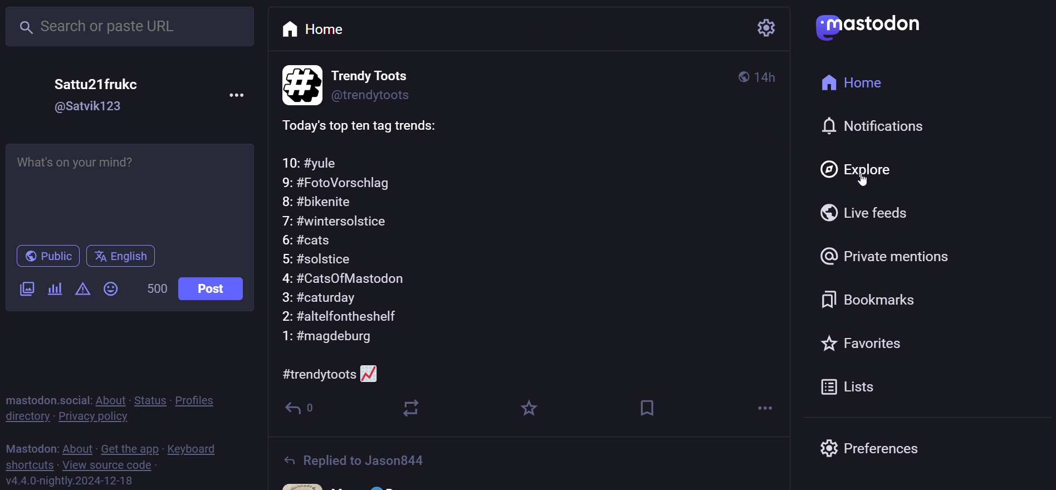 This screenshot has width=1056, height=490. What do you see at coordinates (131, 27) in the screenshot?
I see `search or paste URL` at bounding box center [131, 27].